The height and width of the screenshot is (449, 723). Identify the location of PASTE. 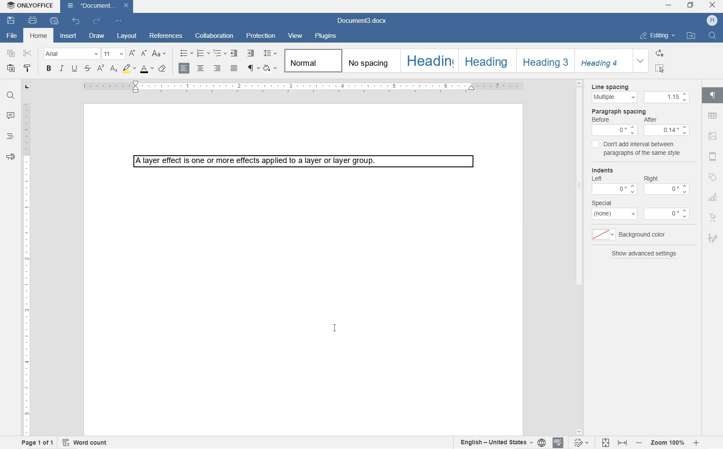
(11, 68).